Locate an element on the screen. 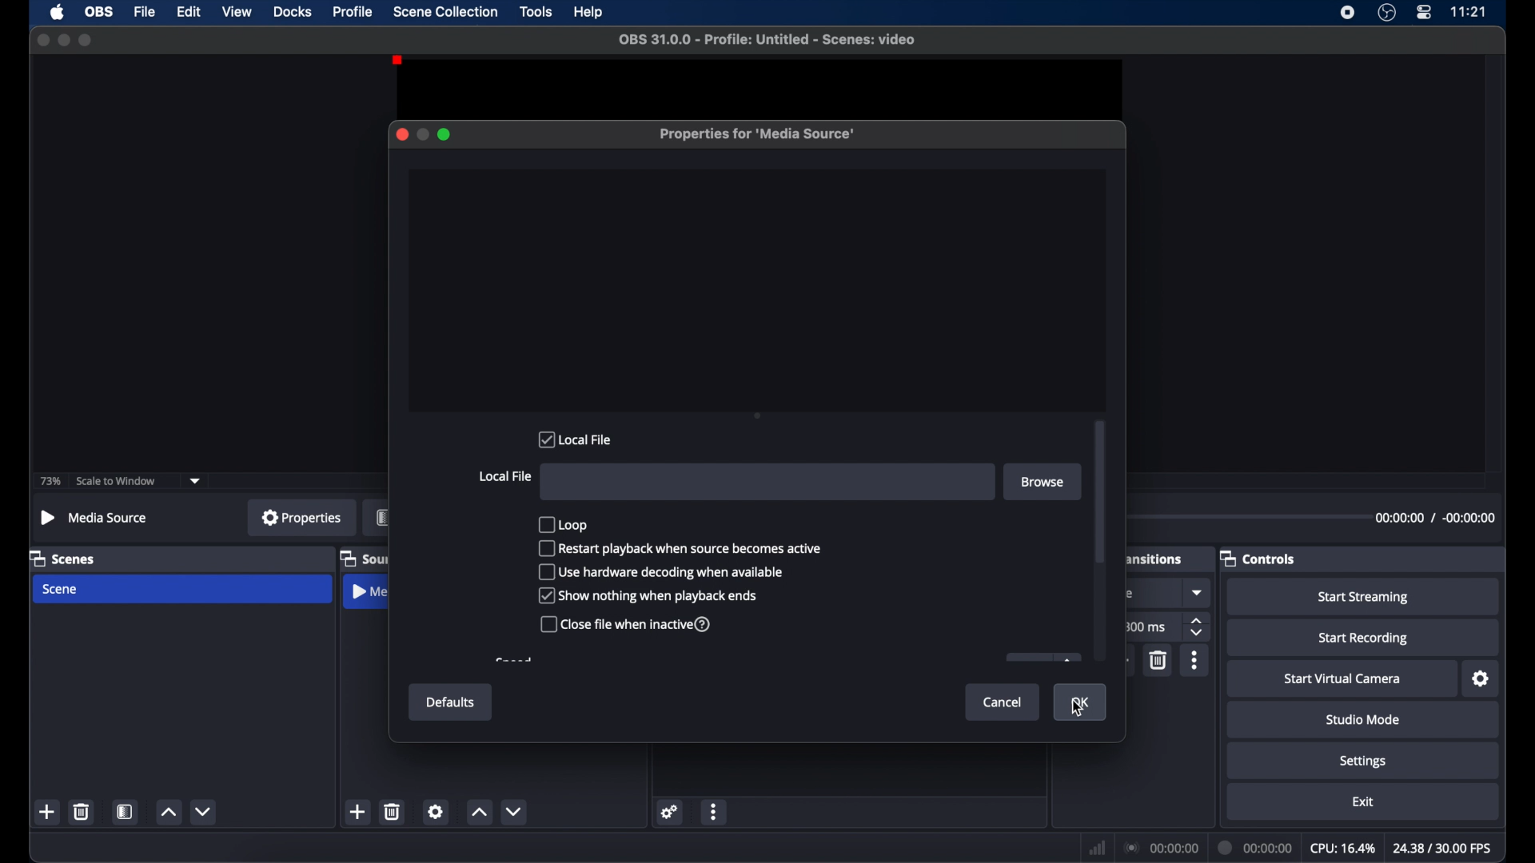 The image size is (1535, 863). file is located at coordinates (144, 13).